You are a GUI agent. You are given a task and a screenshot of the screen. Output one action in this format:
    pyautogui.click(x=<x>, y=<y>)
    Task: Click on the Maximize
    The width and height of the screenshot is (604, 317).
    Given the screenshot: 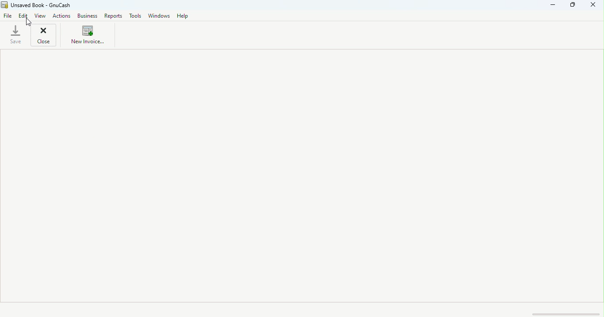 What is the action you would take?
    pyautogui.click(x=575, y=7)
    